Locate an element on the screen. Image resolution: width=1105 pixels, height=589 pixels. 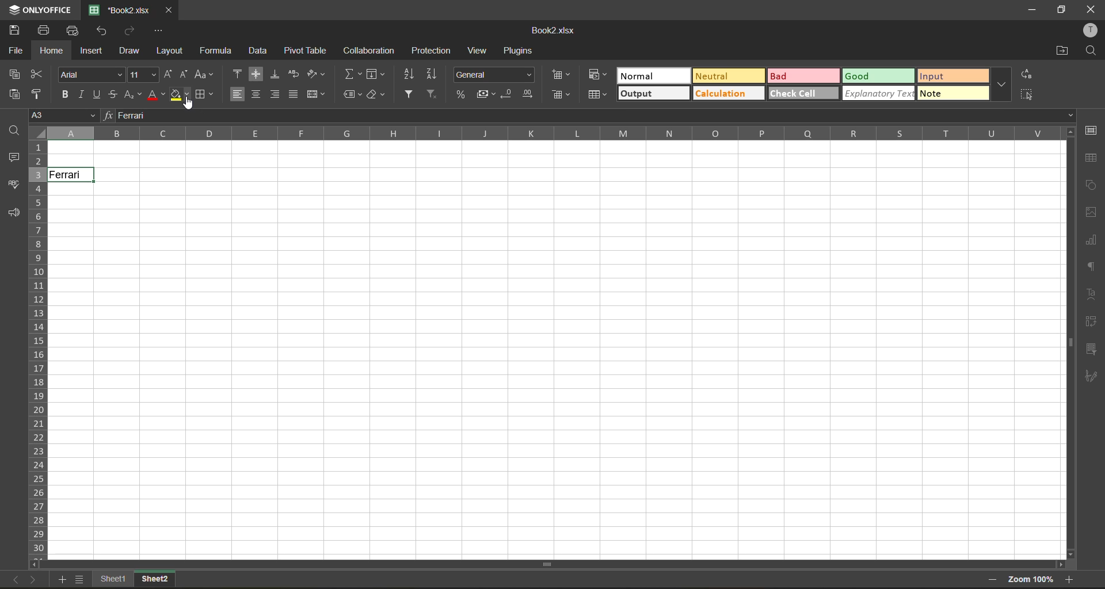
copy style is located at coordinates (39, 95).